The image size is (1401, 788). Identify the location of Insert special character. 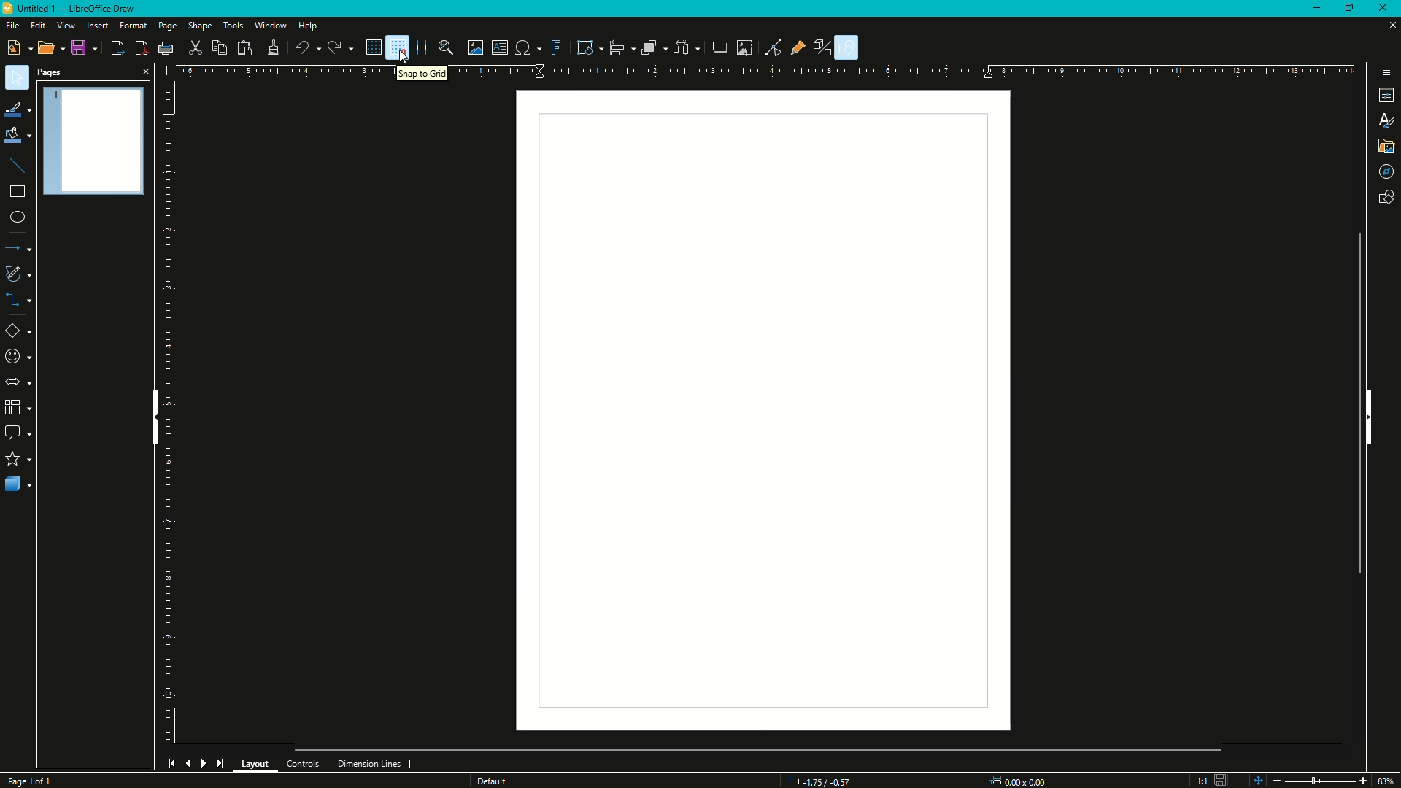
(522, 49).